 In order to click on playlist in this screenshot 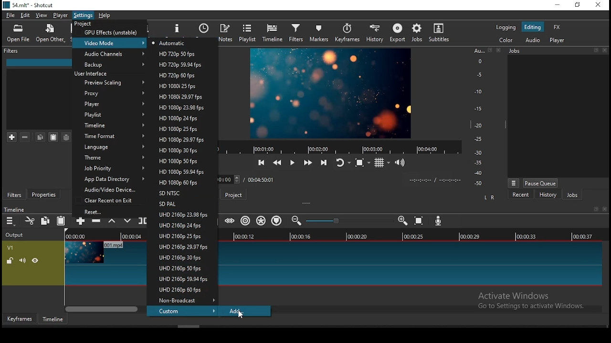, I will do `click(248, 32)`.